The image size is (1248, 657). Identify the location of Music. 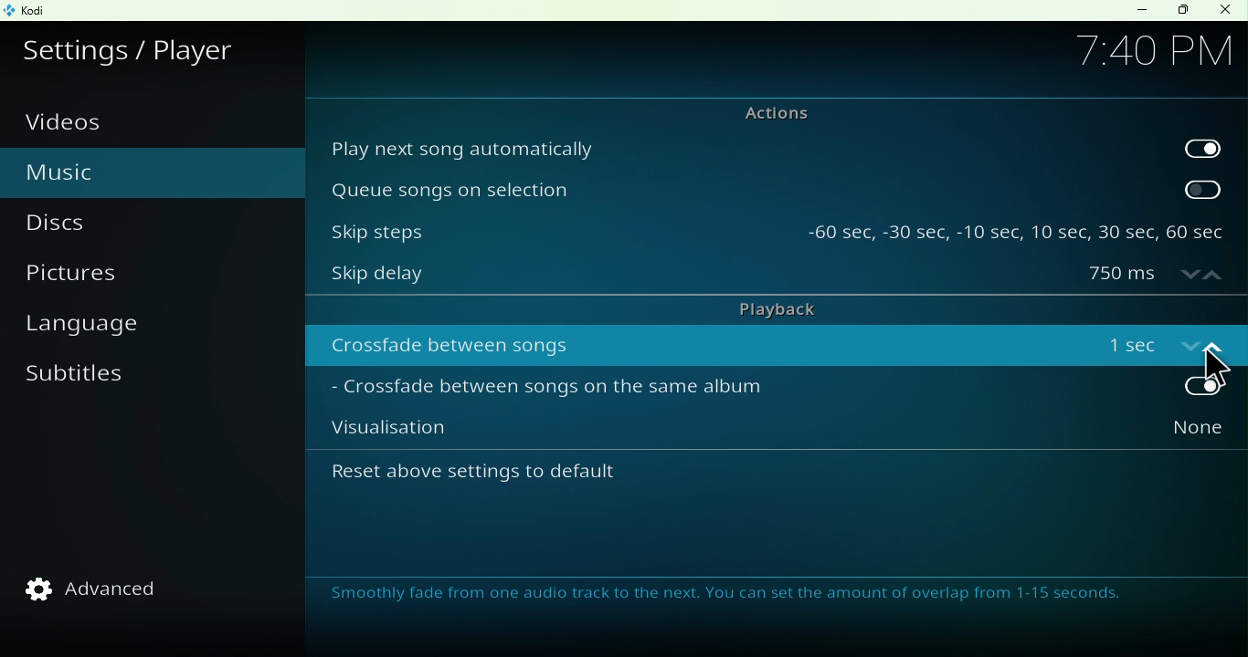
(102, 170).